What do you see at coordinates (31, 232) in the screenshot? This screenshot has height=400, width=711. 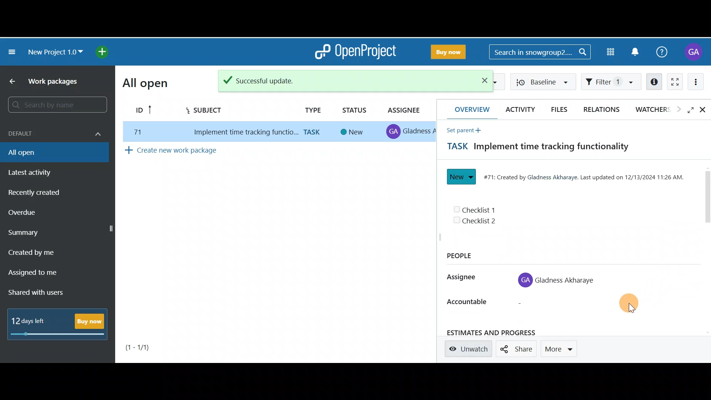 I see `Summary` at bounding box center [31, 232].